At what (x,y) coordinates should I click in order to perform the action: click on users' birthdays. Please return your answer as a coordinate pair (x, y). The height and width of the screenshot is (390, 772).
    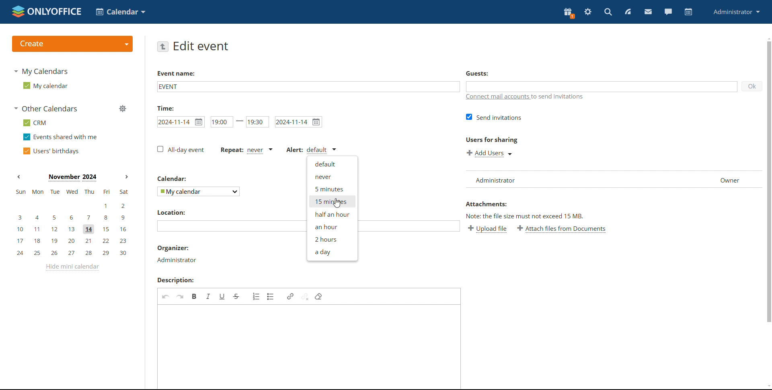
    Looking at the image, I should click on (50, 151).